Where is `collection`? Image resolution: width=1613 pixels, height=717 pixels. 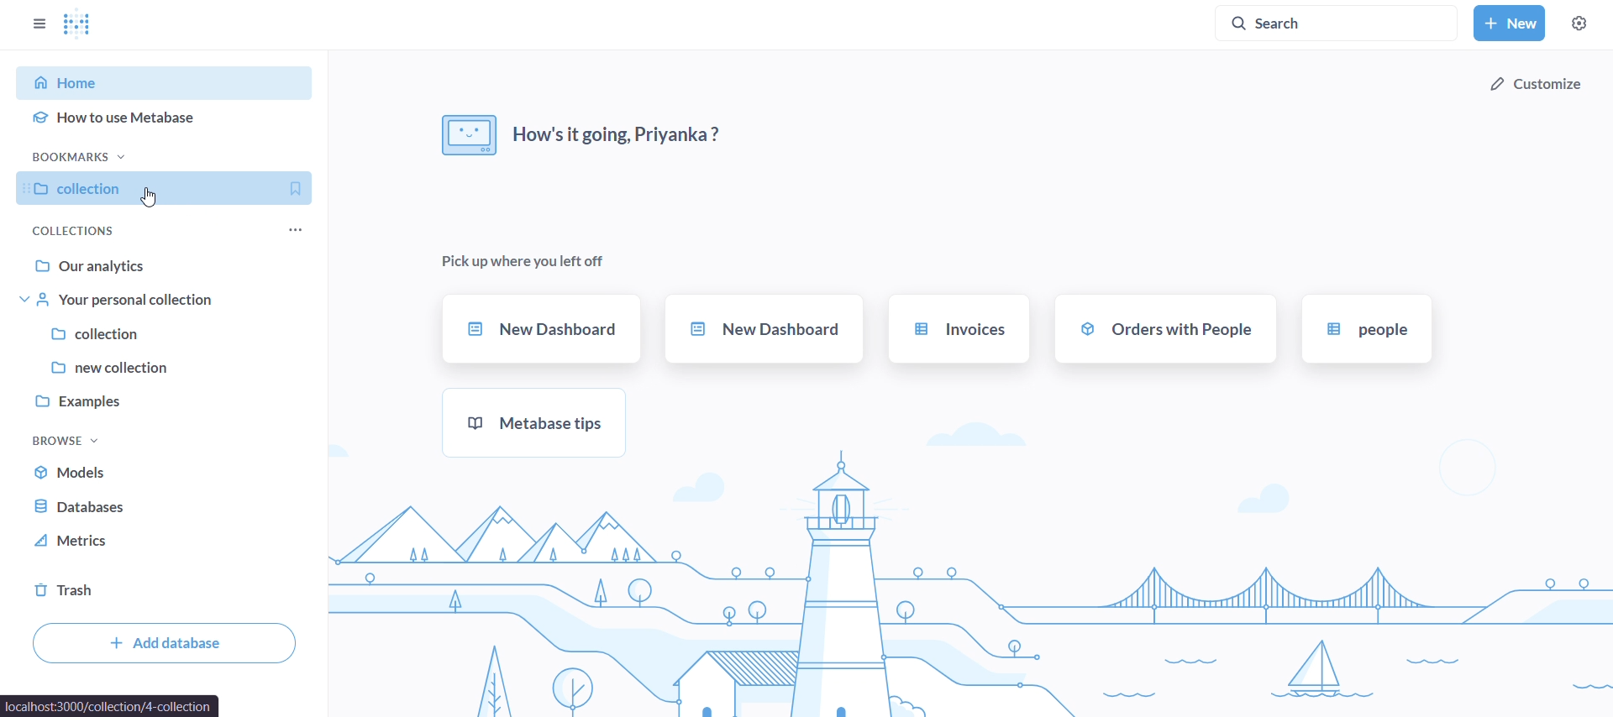 collection is located at coordinates (167, 332).